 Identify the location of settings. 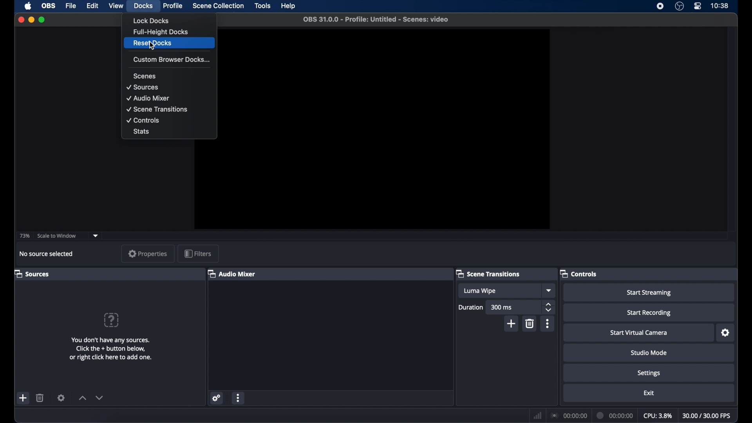
(649, 373).